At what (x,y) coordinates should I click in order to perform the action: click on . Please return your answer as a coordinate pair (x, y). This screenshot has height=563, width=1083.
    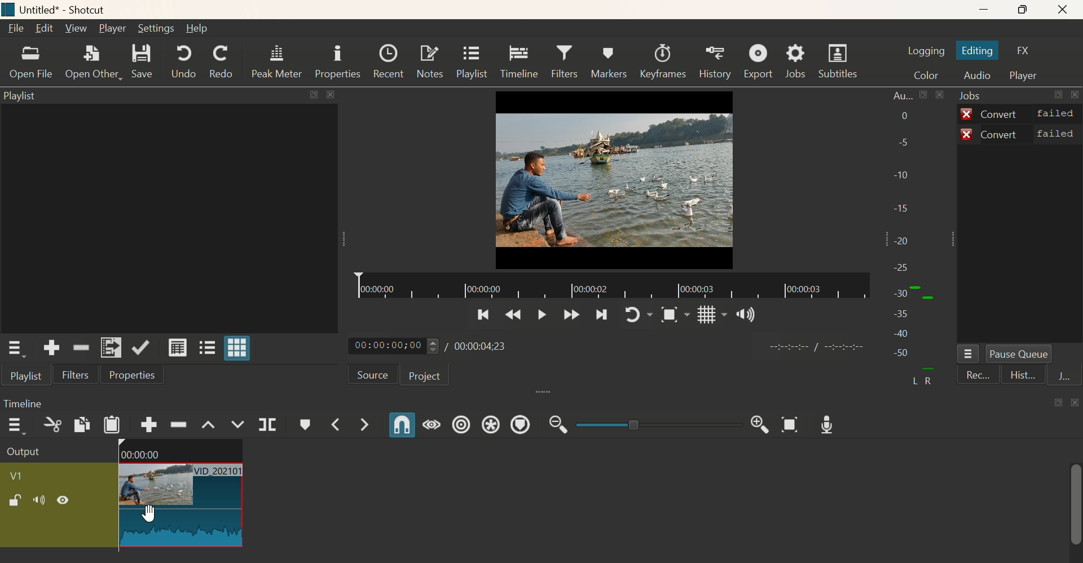
    Looking at the image, I should click on (375, 374).